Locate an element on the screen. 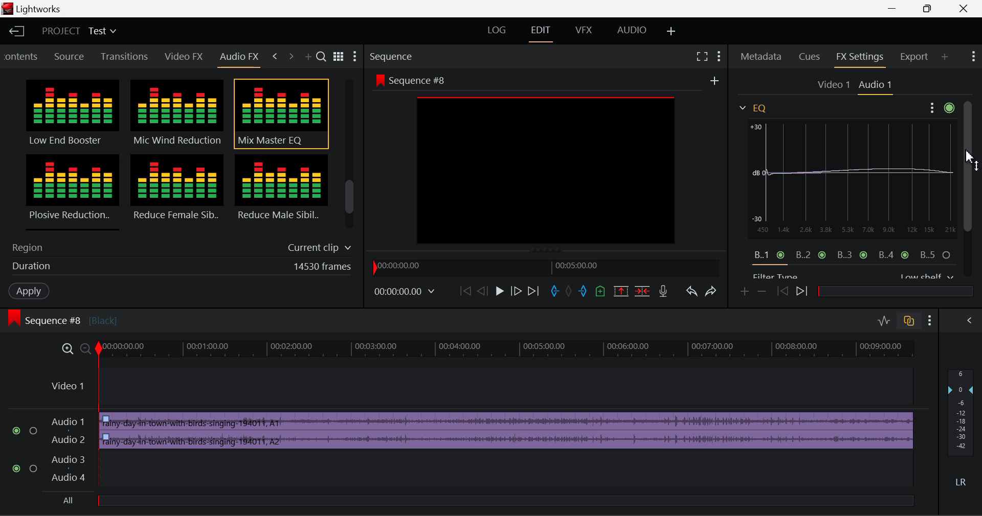 The height and width of the screenshot is (516, 982). Mark Cue is located at coordinates (599, 292).